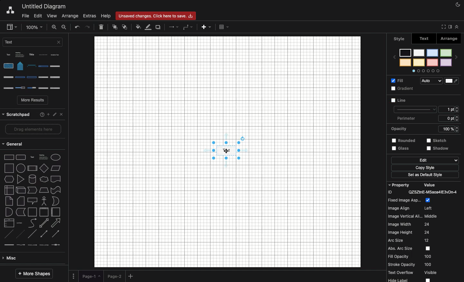 The height and width of the screenshot is (282, 464). Describe the element at coordinates (401, 82) in the screenshot. I see `Fill` at that location.